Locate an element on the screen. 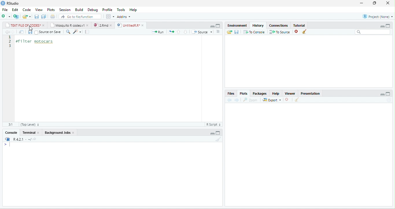 The image size is (395, 209). new project is located at coordinates (16, 16).